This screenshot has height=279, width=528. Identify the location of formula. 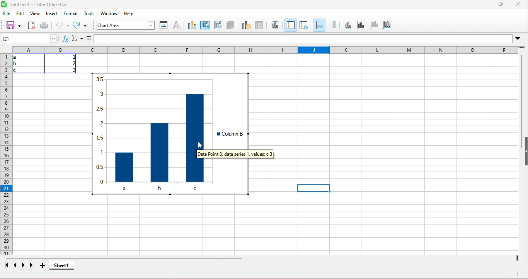
(88, 37).